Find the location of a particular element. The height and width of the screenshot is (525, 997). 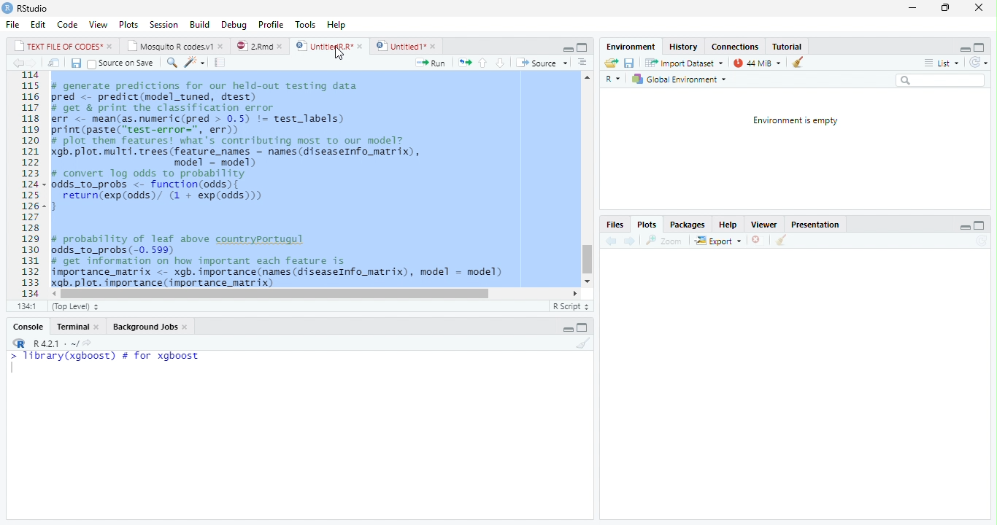

Re-run is located at coordinates (462, 61).